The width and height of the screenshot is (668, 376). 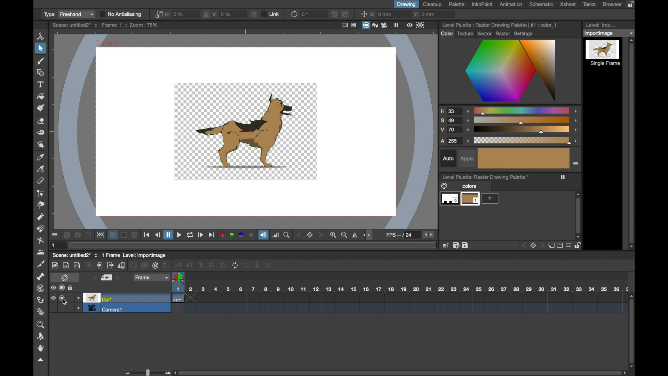 What do you see at coordinates (550, 245) in the screenshot?
I see `new page` at bounding box center [550, 245].